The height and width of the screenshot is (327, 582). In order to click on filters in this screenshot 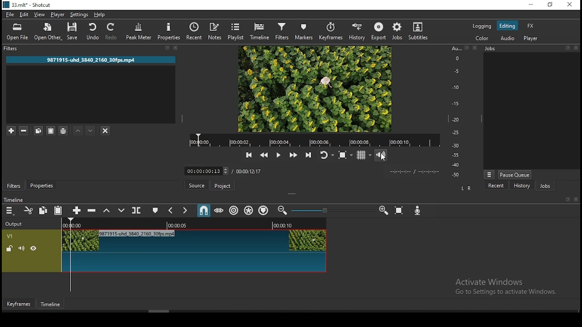, I will do `click(12, 186)`.